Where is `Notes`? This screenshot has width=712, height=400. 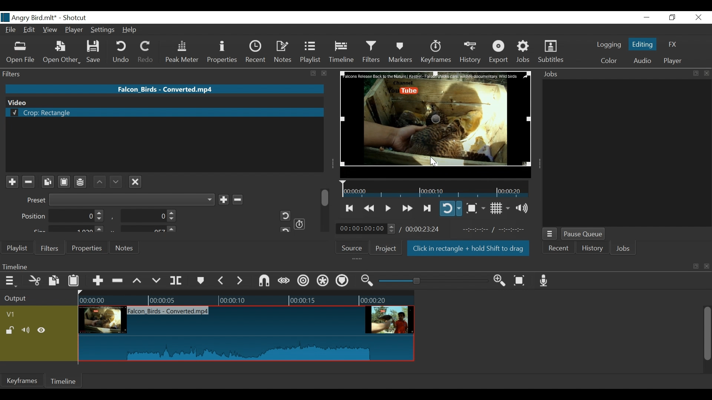 Notes is located at coordinates (283, 52).